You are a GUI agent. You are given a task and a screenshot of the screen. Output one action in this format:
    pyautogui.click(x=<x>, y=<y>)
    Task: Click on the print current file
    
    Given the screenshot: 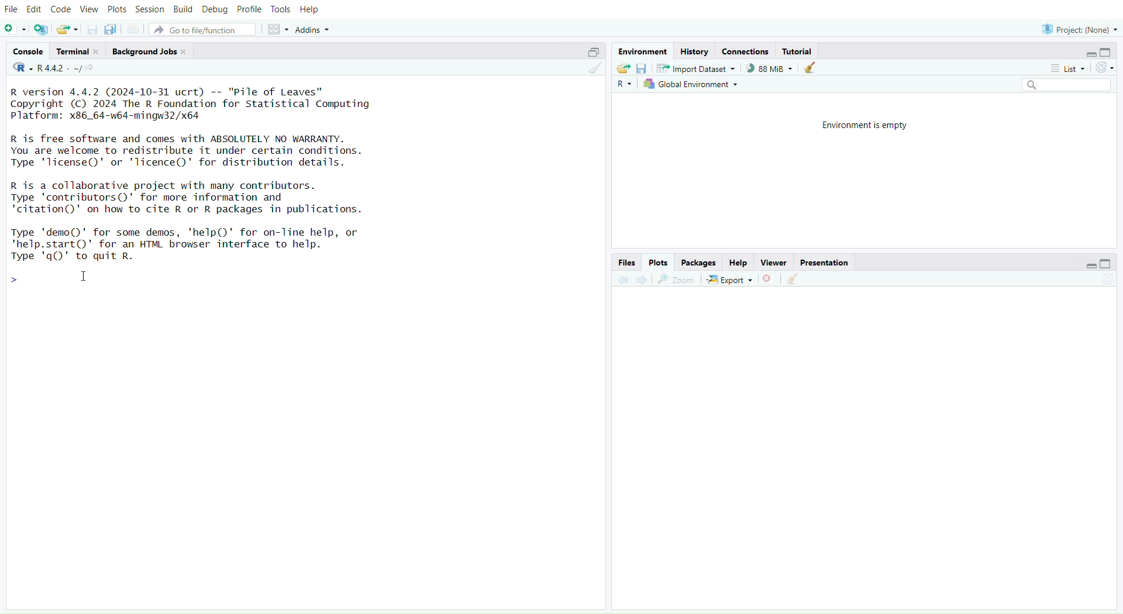 What is the action you would take?
    pyautogui.click(x=136, y=29)
    